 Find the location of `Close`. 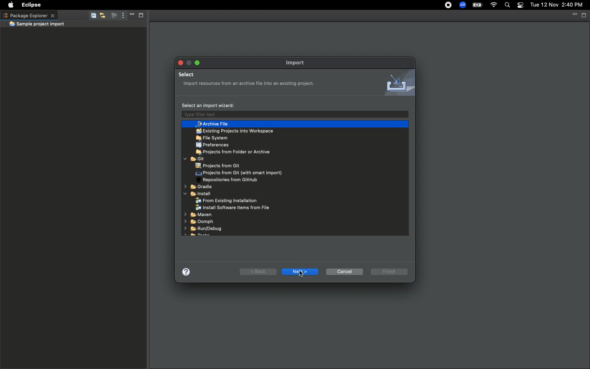

Close is located at coordinates (179, 62).